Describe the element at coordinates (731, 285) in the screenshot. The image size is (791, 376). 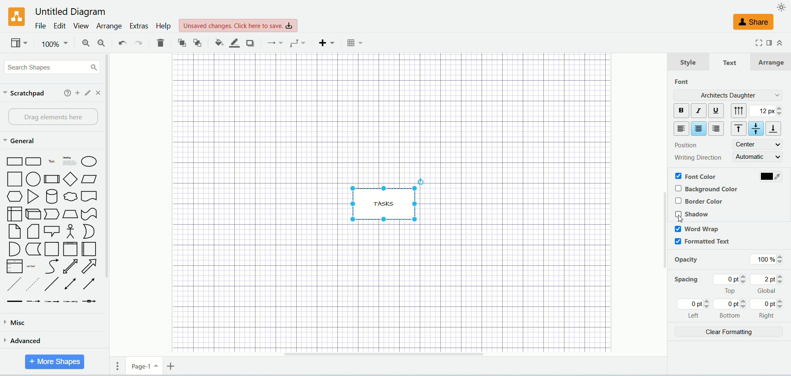
I see `top` at that location.